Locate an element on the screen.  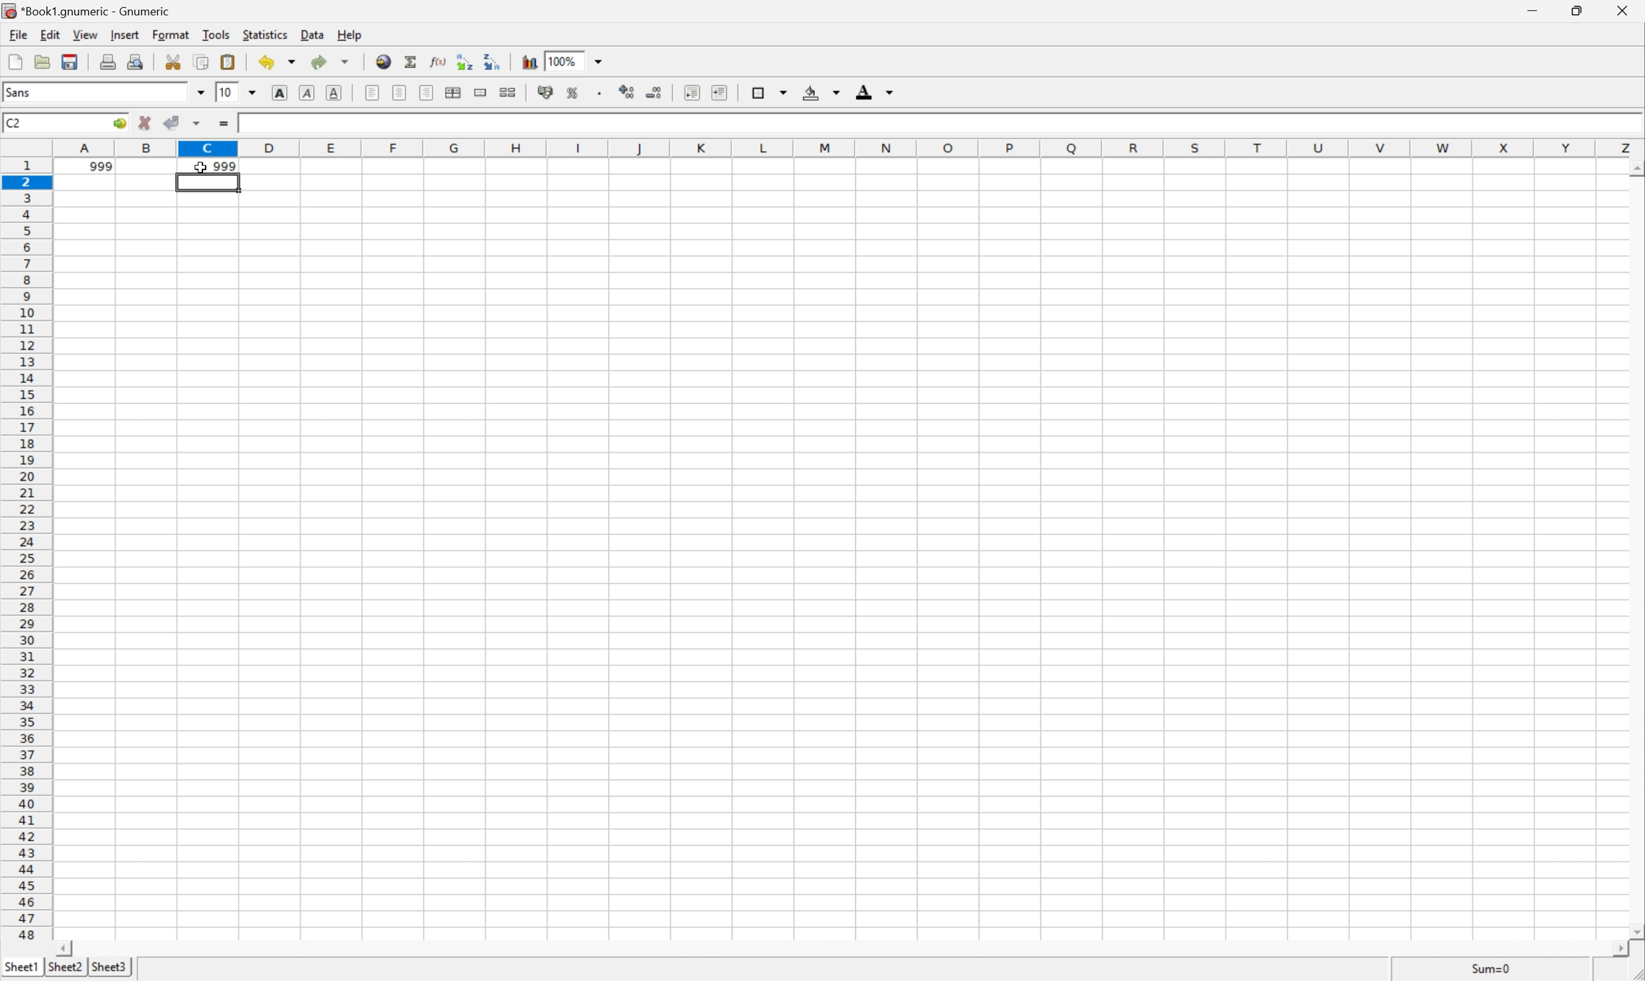
cancel change is located at coordinates (146, 122).